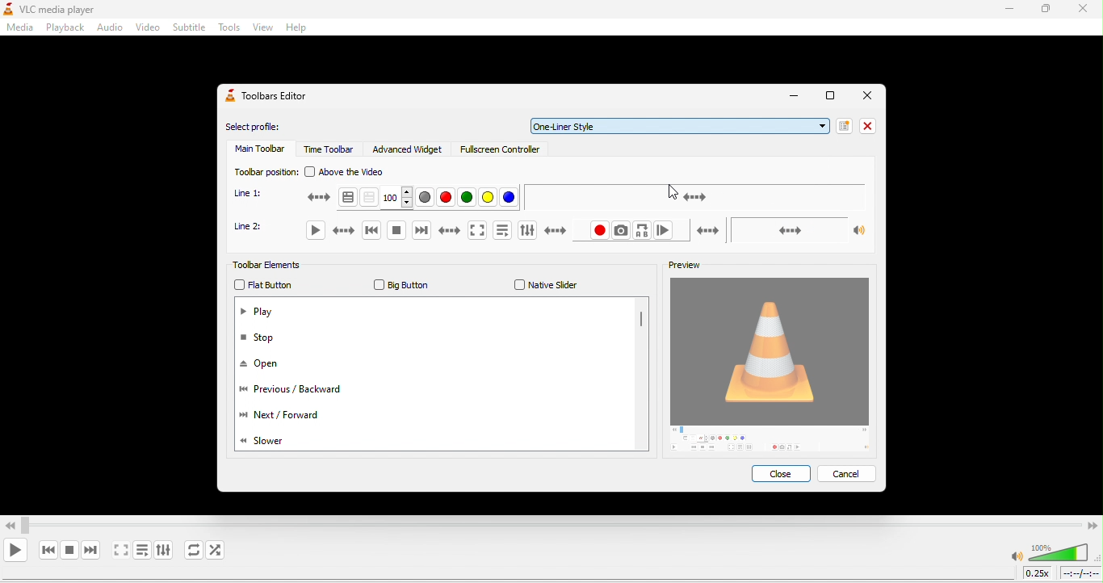 This screenshot has width=1103, height=583. Describe the element at coordinates (547, 285) in the screenshot. I see `native slider` at that location.